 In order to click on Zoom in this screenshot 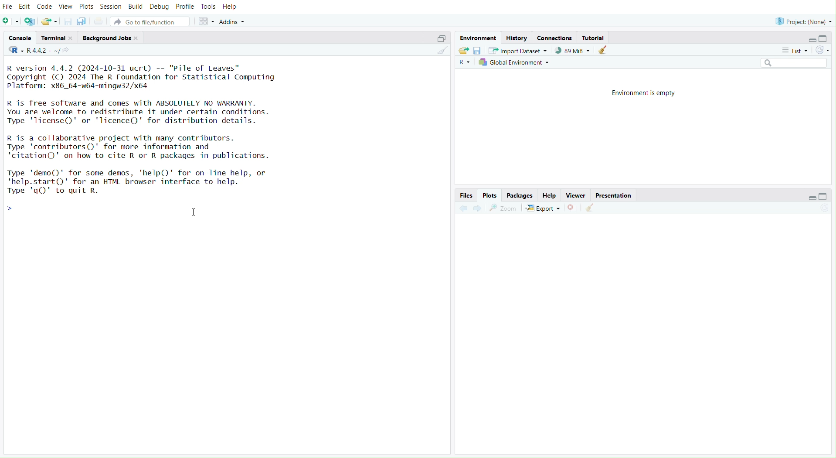, I will do `click(506, 207)`.